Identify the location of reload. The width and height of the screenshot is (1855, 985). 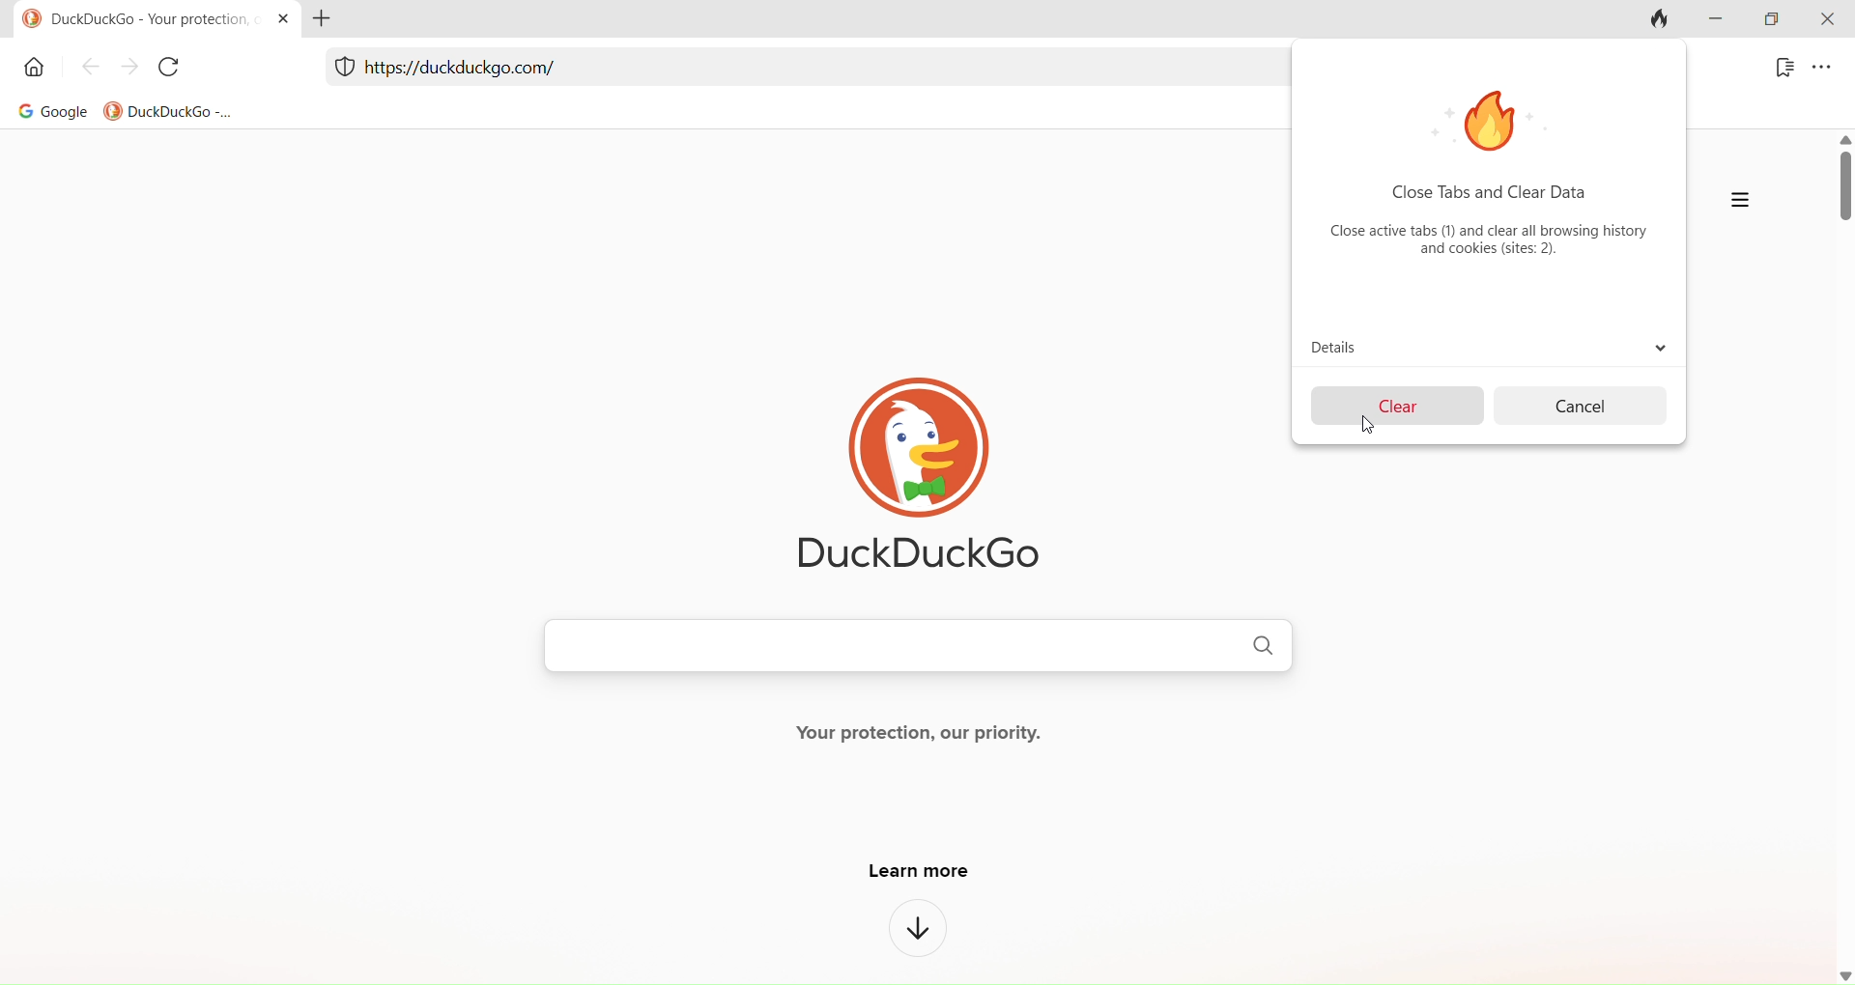
(171, 70).